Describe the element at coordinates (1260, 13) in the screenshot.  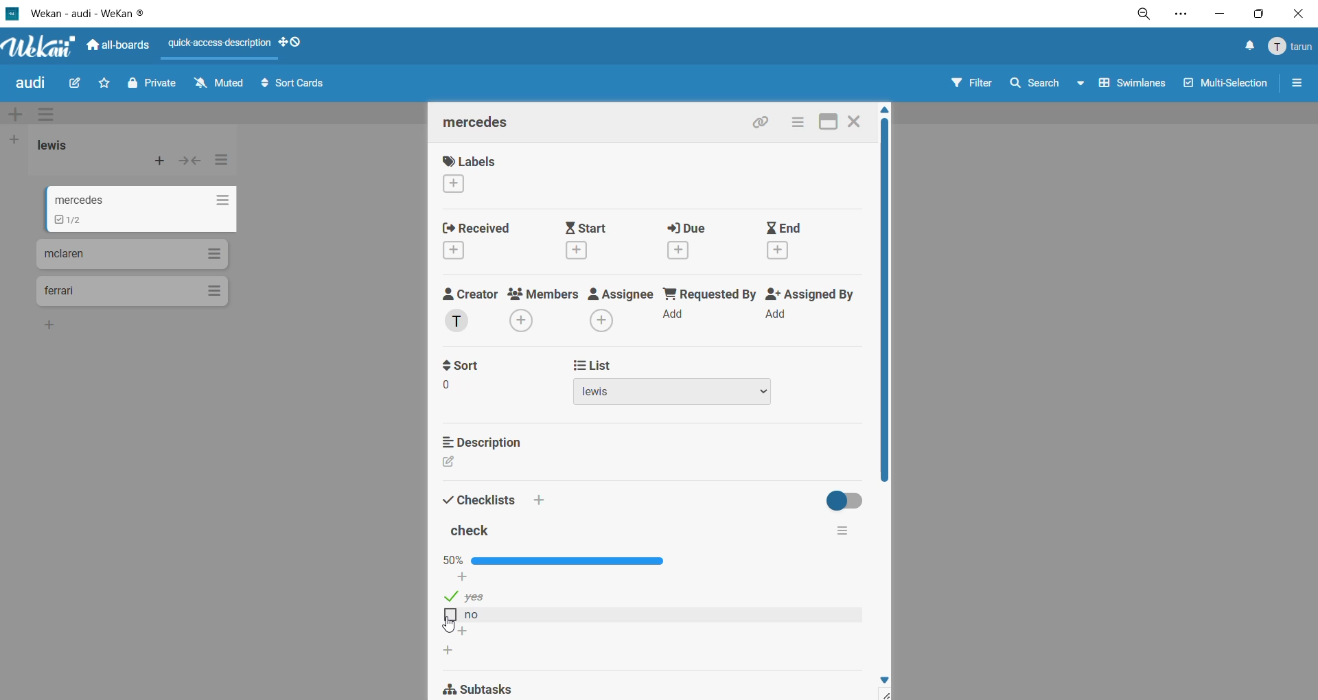
I see `maximize` at that location.